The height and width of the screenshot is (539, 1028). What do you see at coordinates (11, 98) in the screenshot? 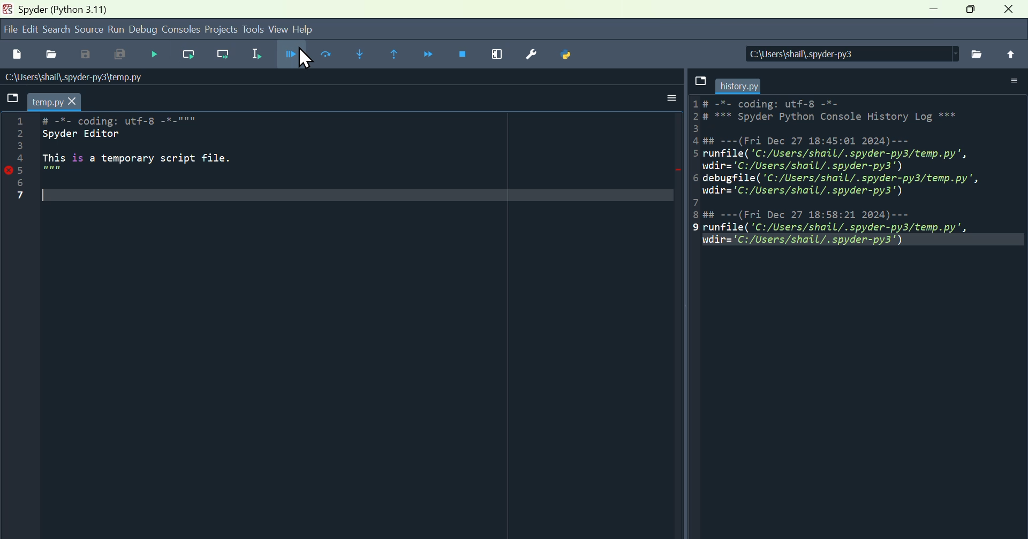
I see `File` at bounding box center [11, 98].